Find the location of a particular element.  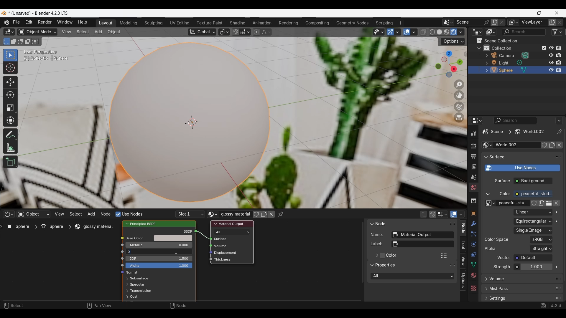

Transmission options is located at coordinates (141, 291).